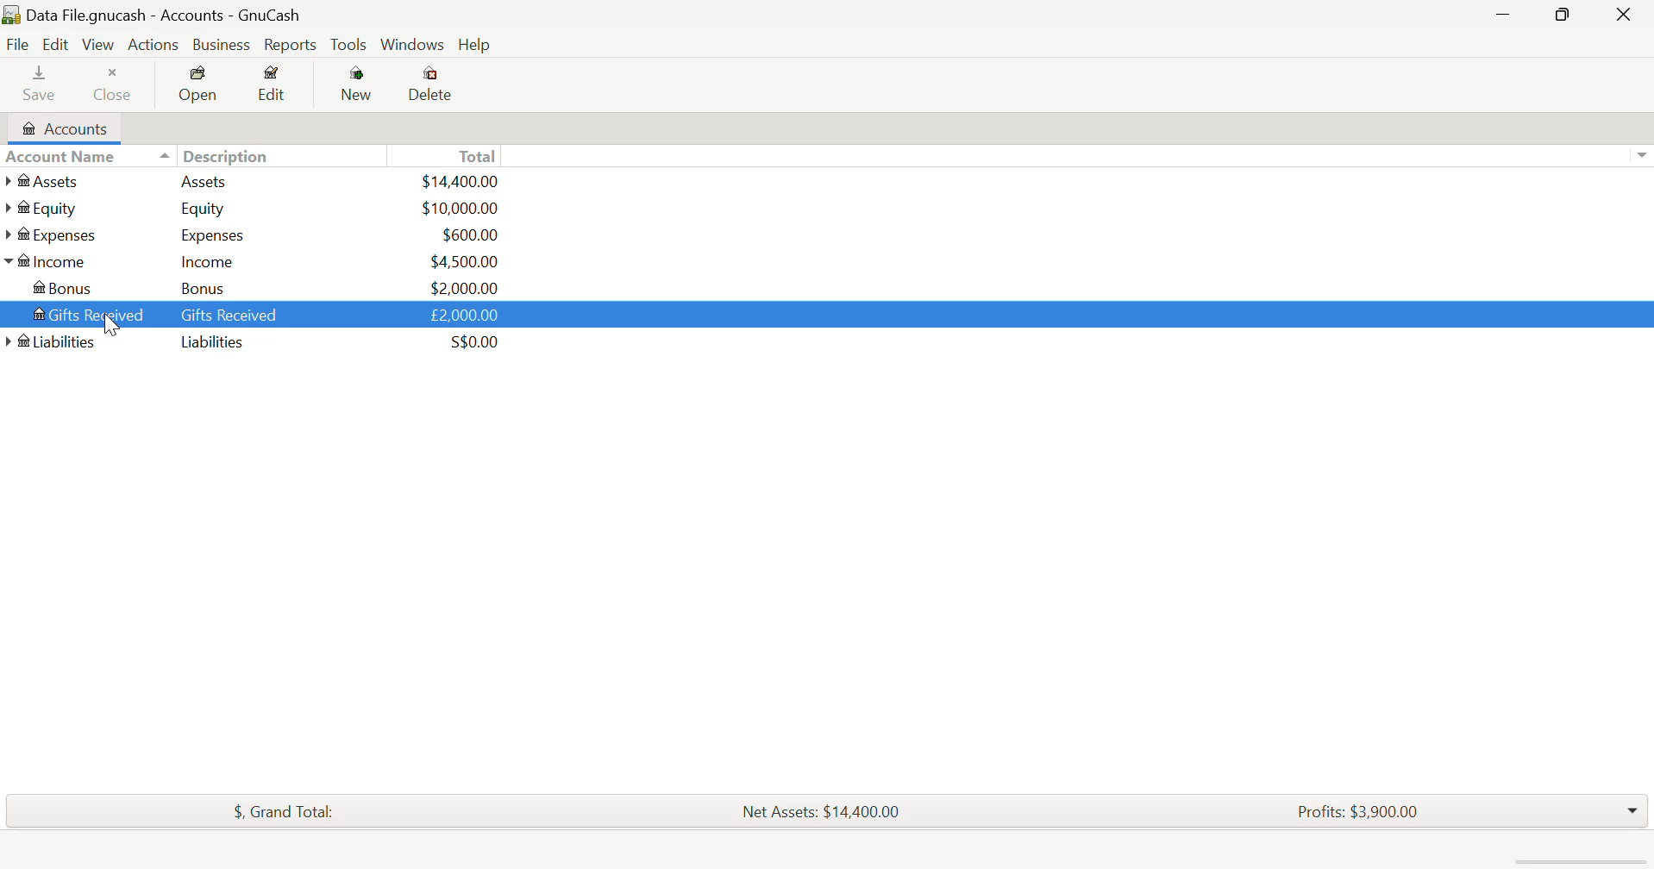  I want to click on New, so click(359, 88).